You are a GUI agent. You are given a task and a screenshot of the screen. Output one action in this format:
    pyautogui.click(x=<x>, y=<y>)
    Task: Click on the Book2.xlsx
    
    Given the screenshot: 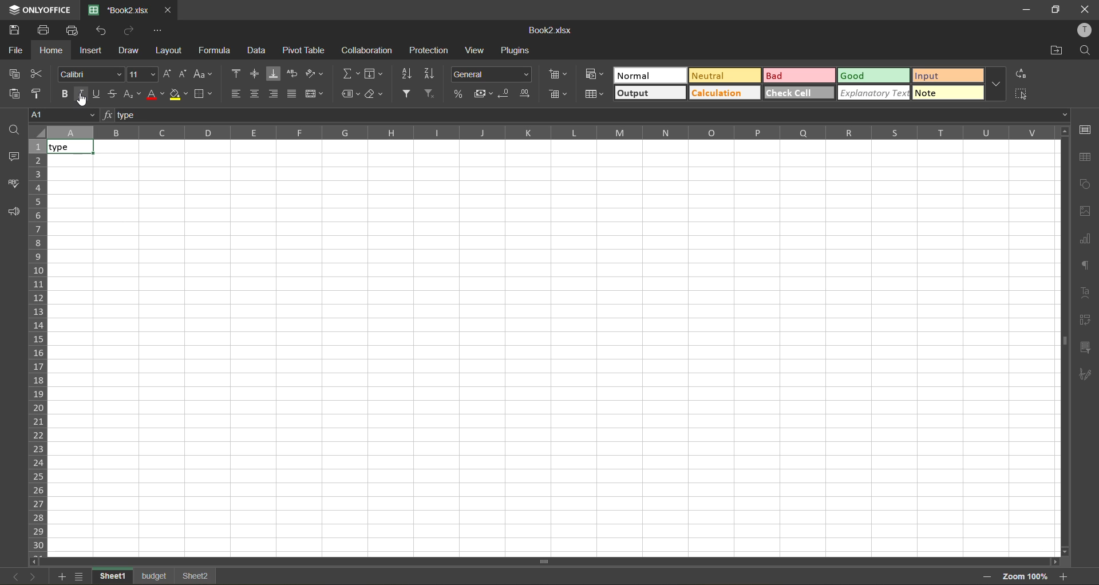 What is the action you would take?
    pyautogui.click(x=113, y=8)
    